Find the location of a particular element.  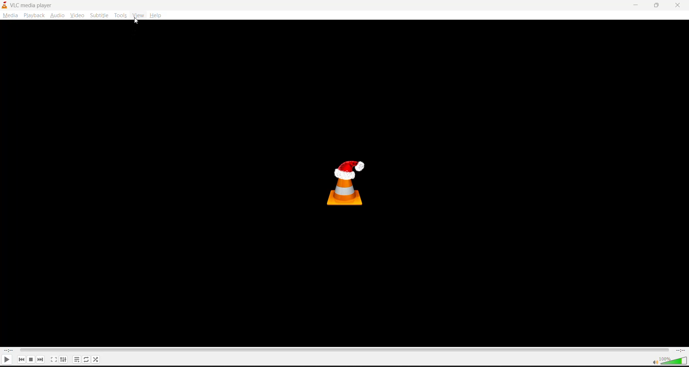

current play time is located at coordinates (9, 351).